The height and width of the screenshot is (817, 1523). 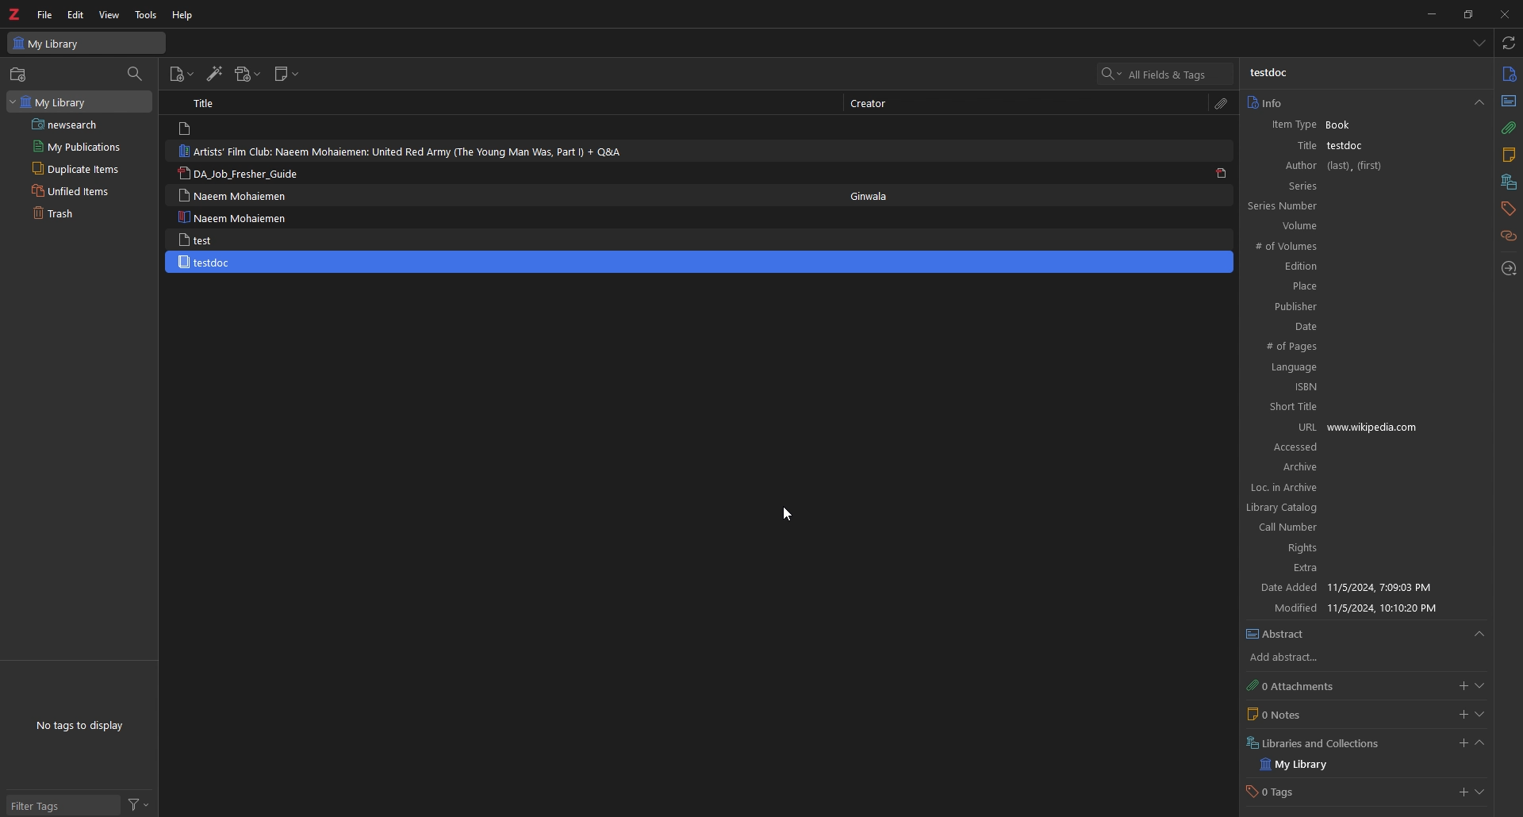 I want to click on Modified 11/5/2024 10:08:14 PM, so click(x=1364, y=608).